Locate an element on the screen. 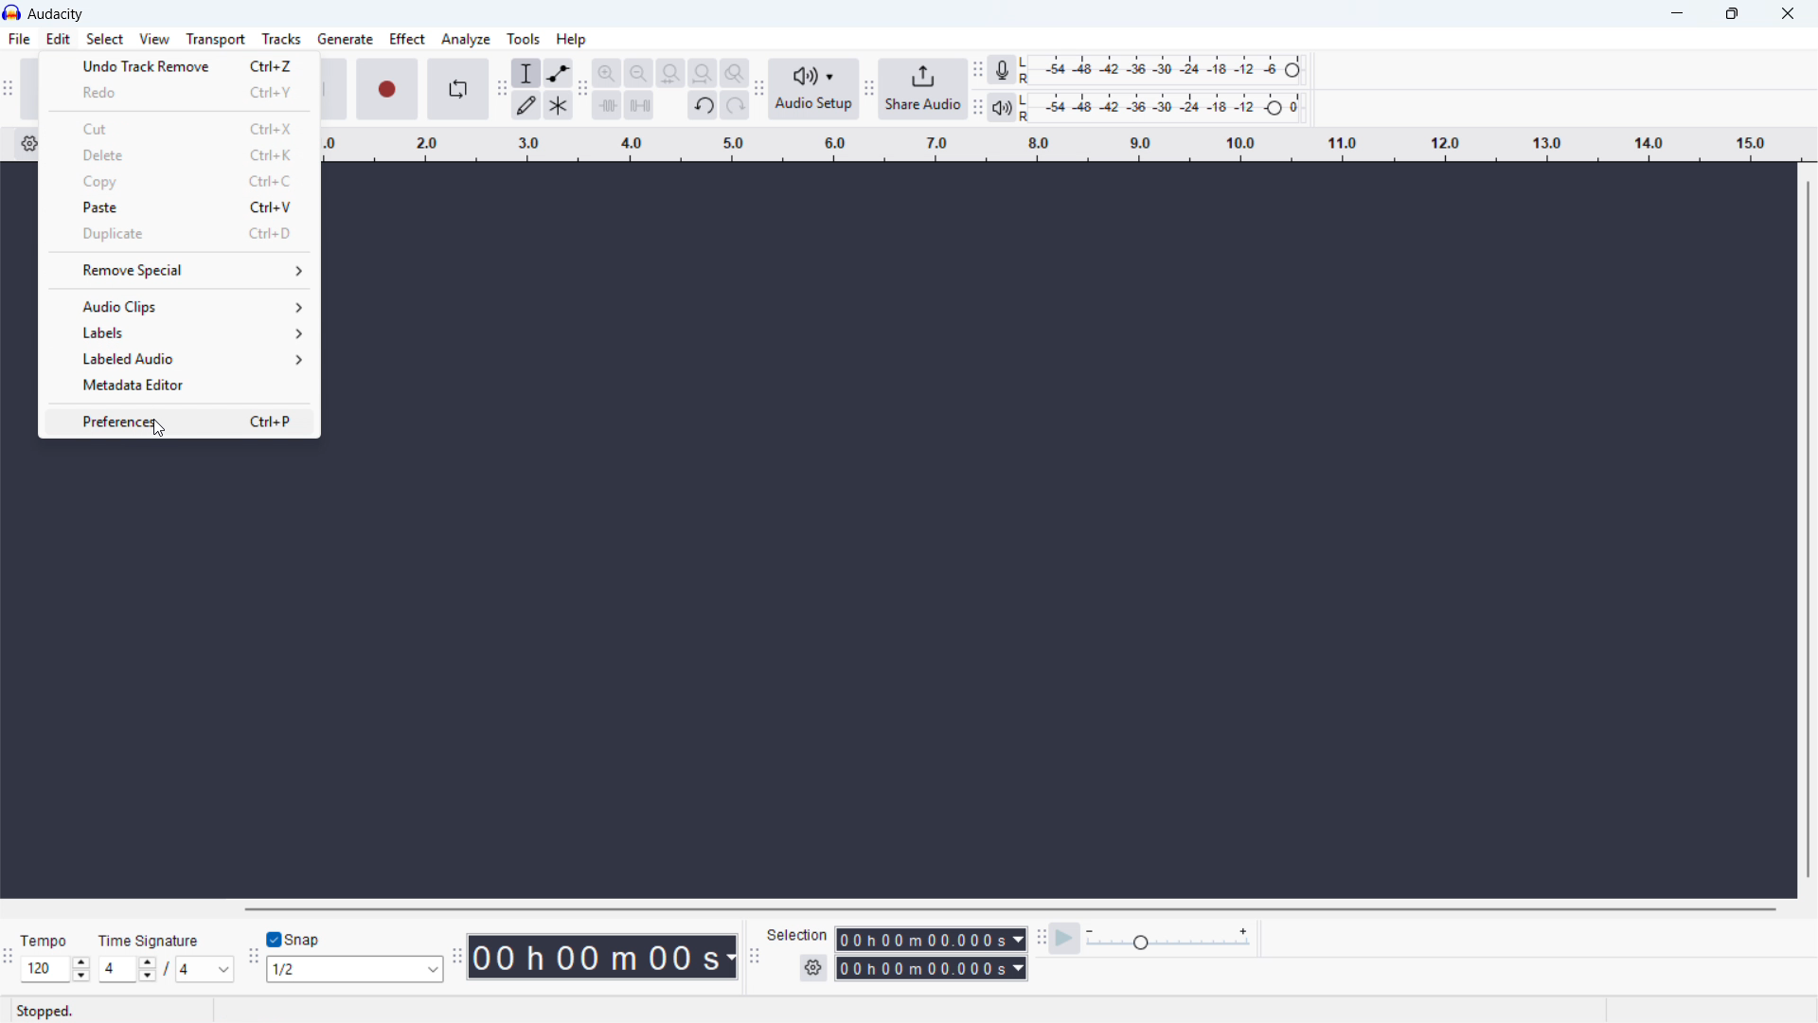 This screenshot has height=1023, width=1818. labels is located at coordinates (179, 333).